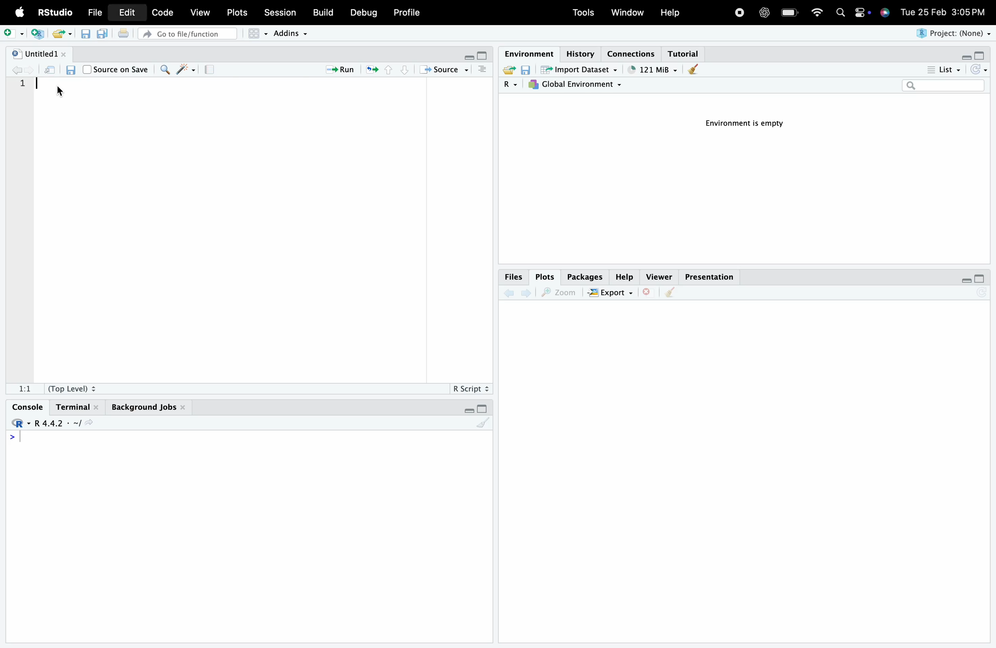 This screenshot has width=996, height=648. Describe the element at coordinates (764, 11) in the screenshot. I see `ChatGpt` at that location.